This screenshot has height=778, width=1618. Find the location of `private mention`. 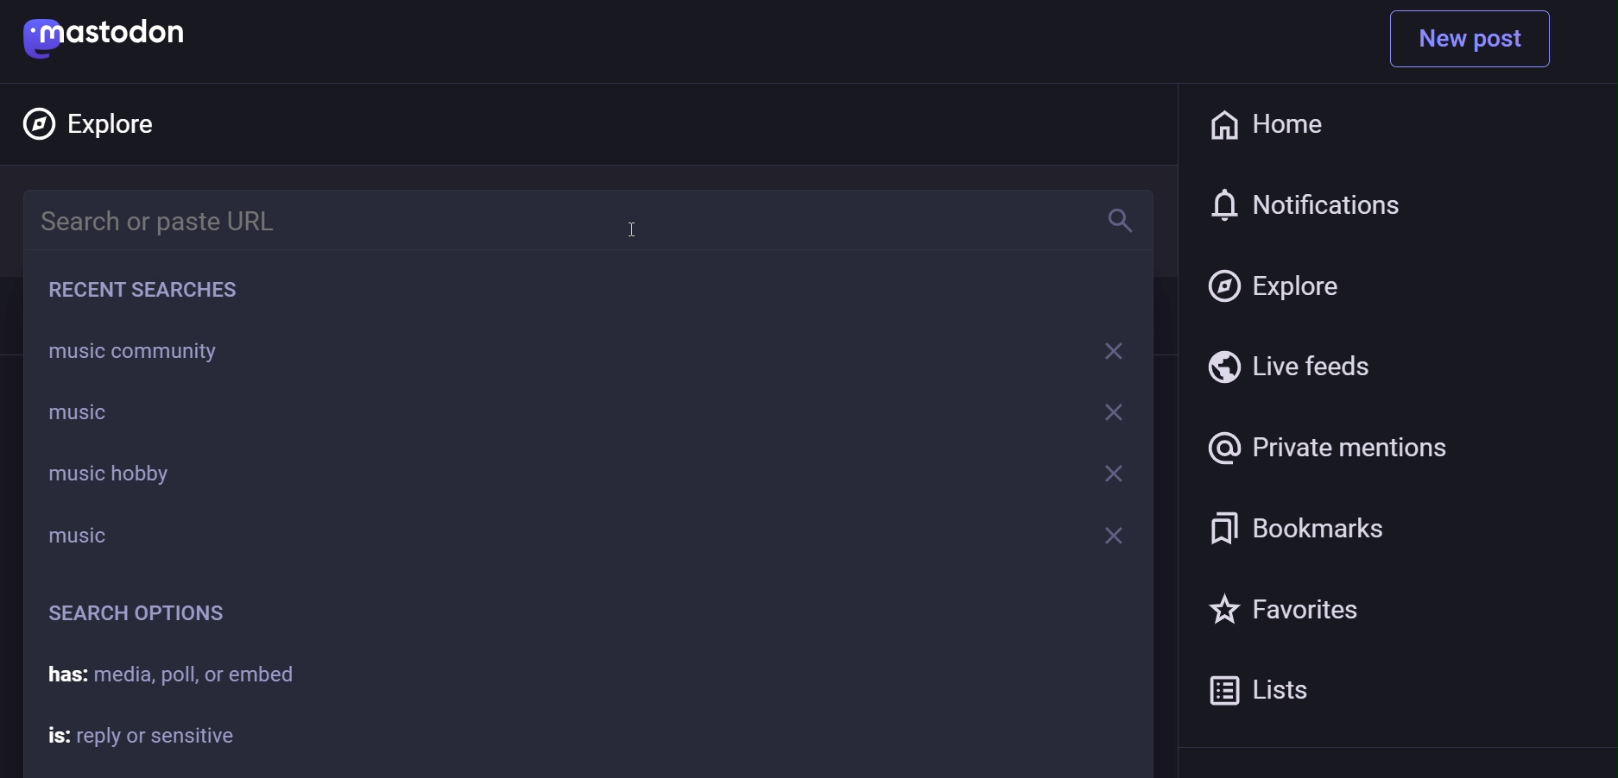

private mention is located at coordinates (1324, 447).